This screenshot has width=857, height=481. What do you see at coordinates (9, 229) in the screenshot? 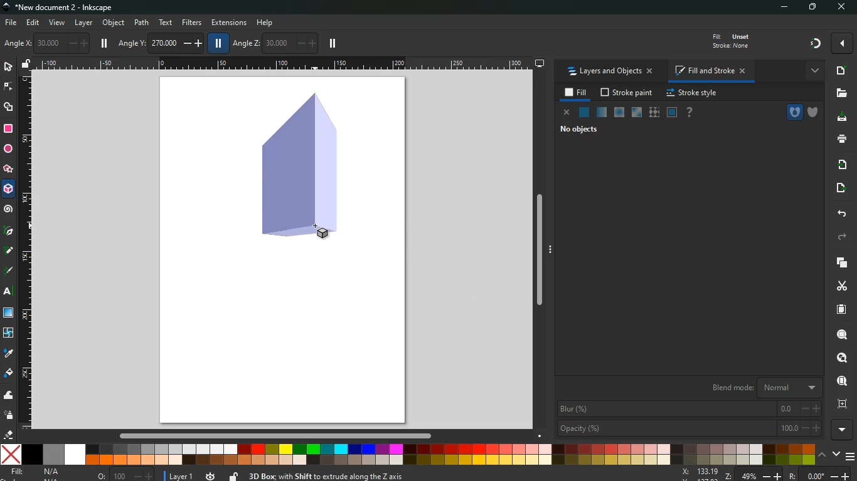
I see `Pic` at bounding box center [9, 229].